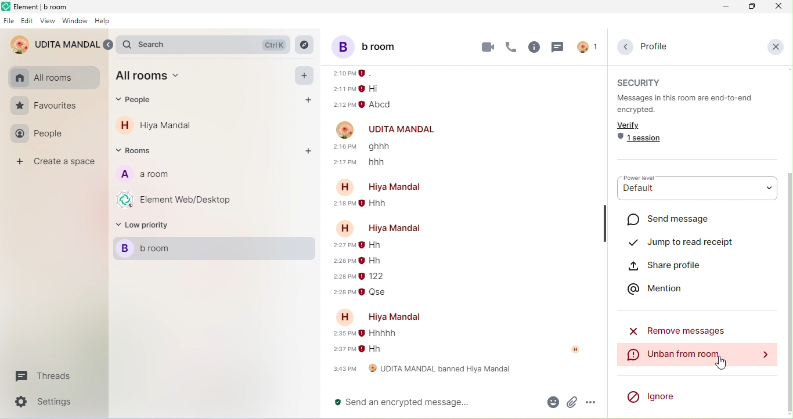 The width and height of the screenshot is (793, 419). What do you see at coordinates (432, 403) in the screenshot?
I see `send an encrypted message` at bounding box center [432, 403].